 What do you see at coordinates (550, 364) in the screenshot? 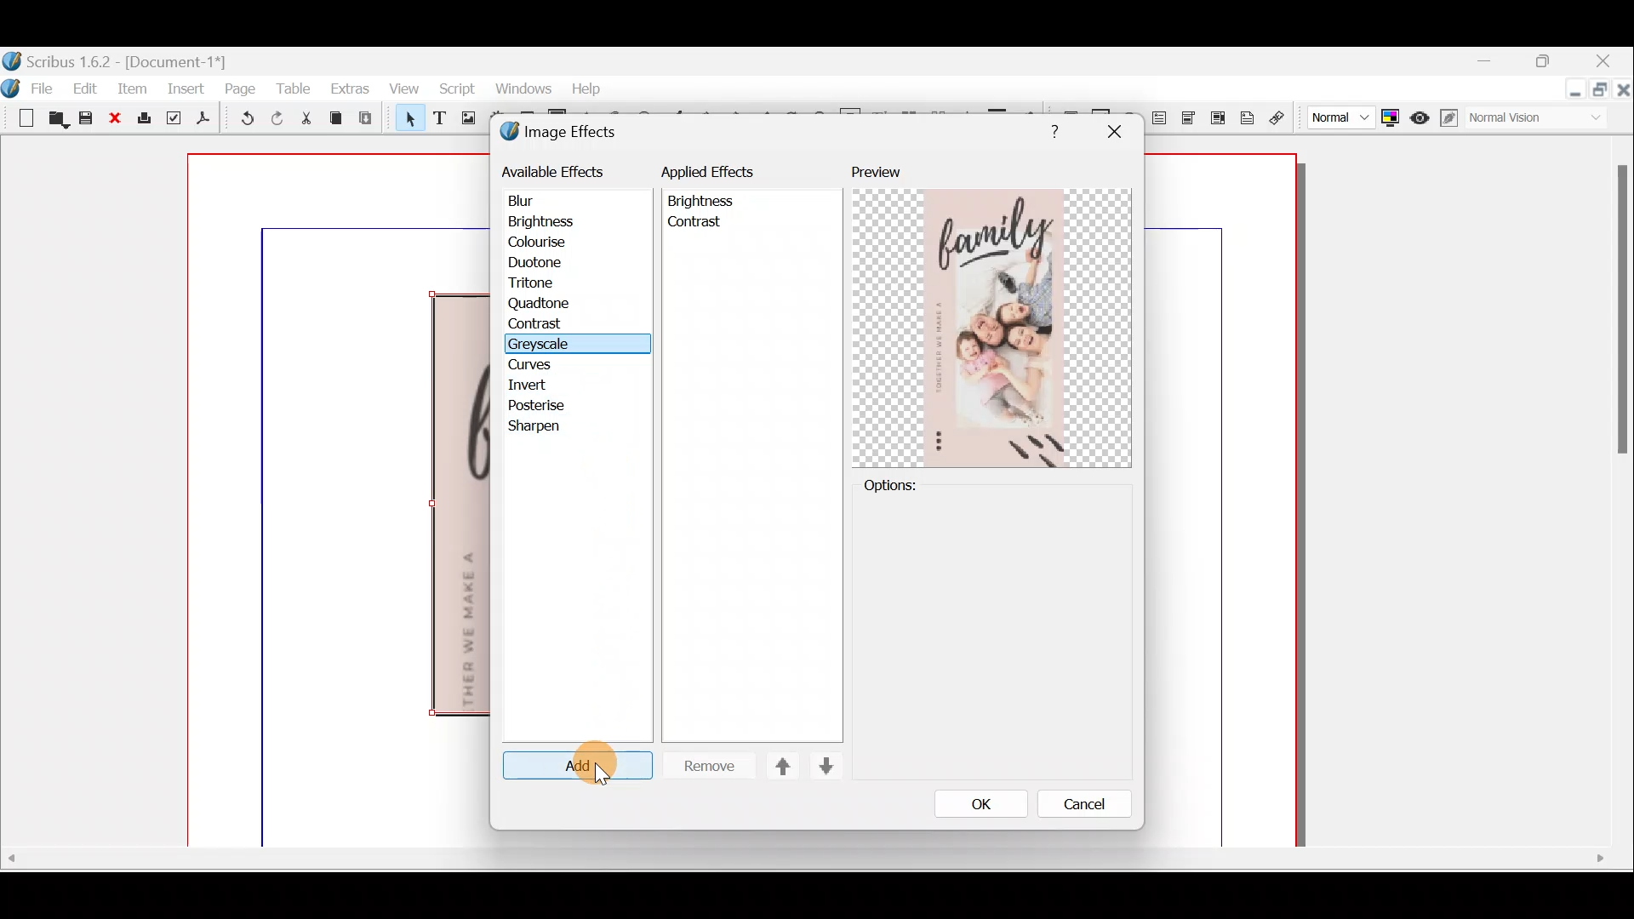
I see `curves` at bounding box center [550, 364].